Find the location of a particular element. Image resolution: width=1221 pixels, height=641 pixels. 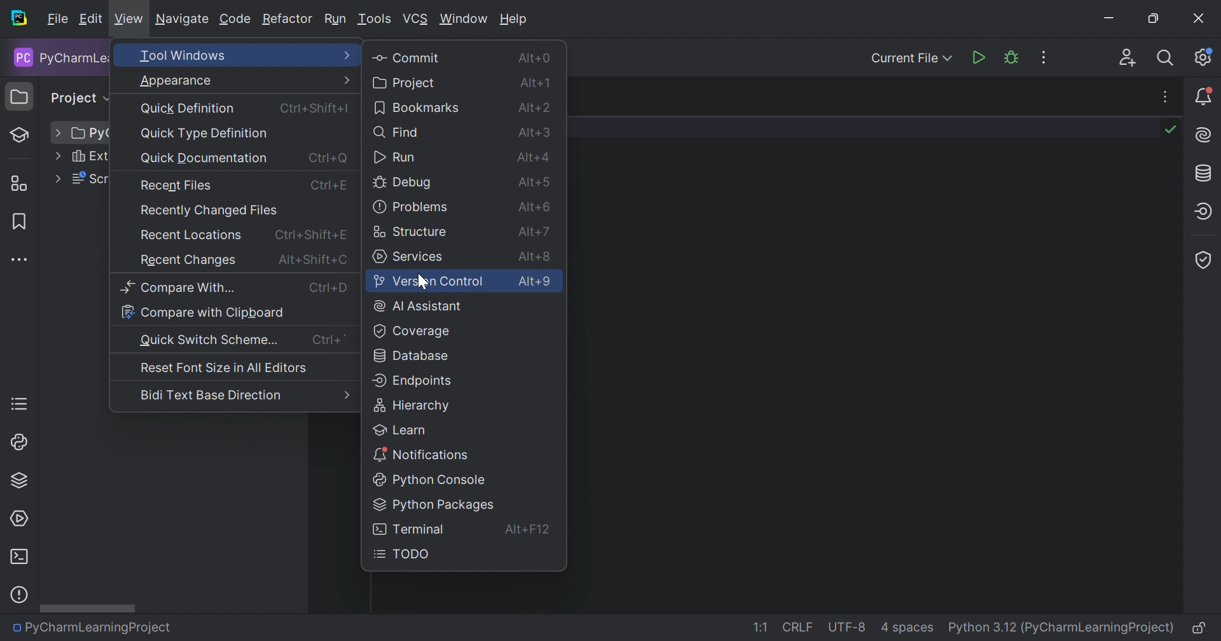

Scr is located at coordinates (88, 179).